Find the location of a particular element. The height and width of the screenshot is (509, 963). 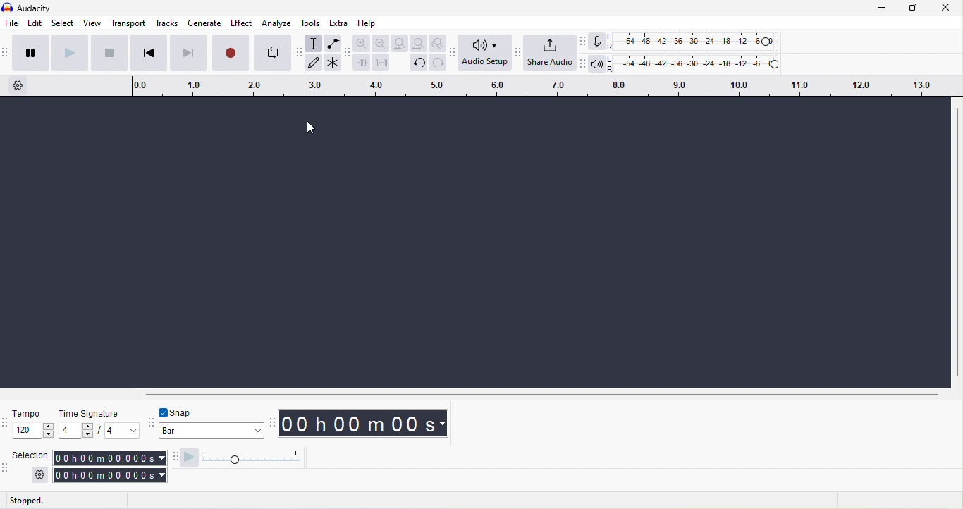

zoom in is located at coordinates (362, 44).